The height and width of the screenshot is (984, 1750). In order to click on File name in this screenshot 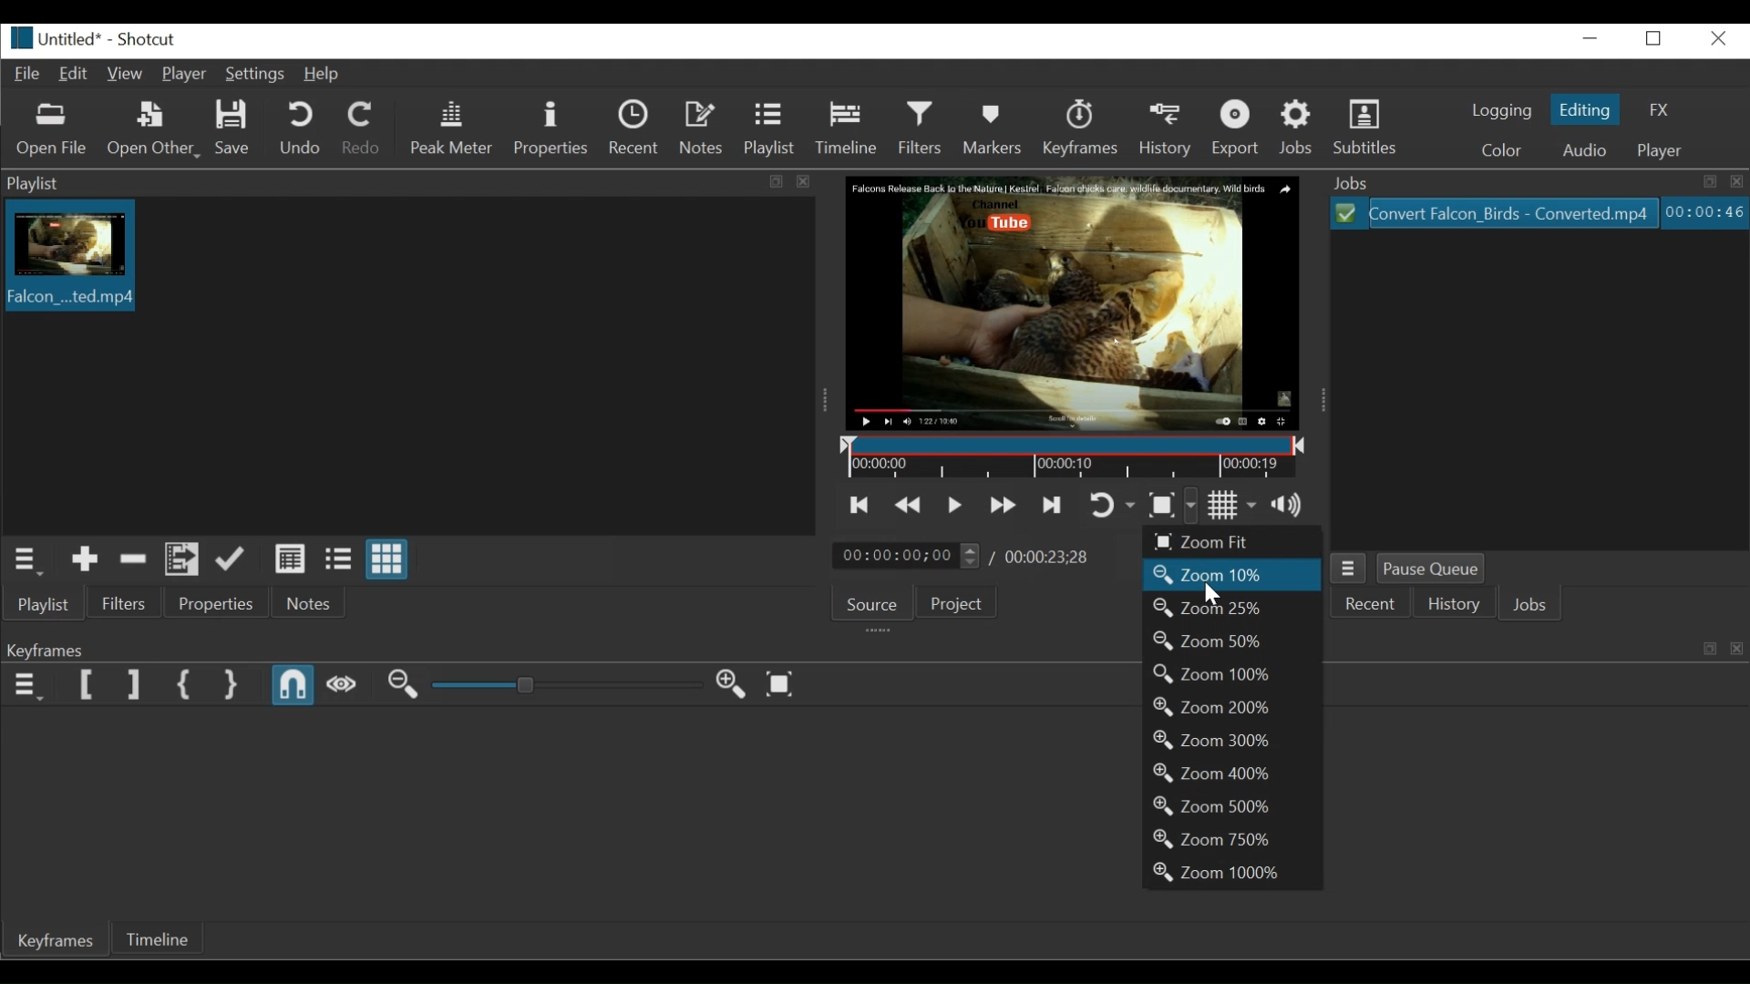, I will do `click(52, 40)`.